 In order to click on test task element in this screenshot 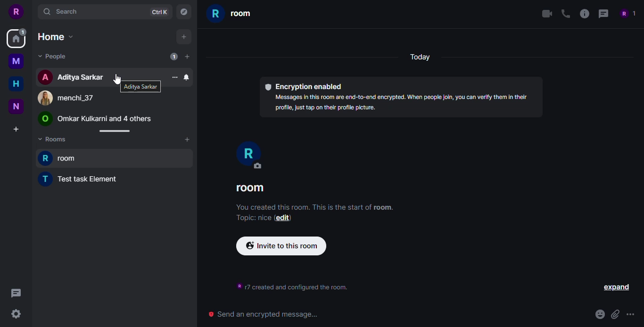, I will do `click(82, 178)`.